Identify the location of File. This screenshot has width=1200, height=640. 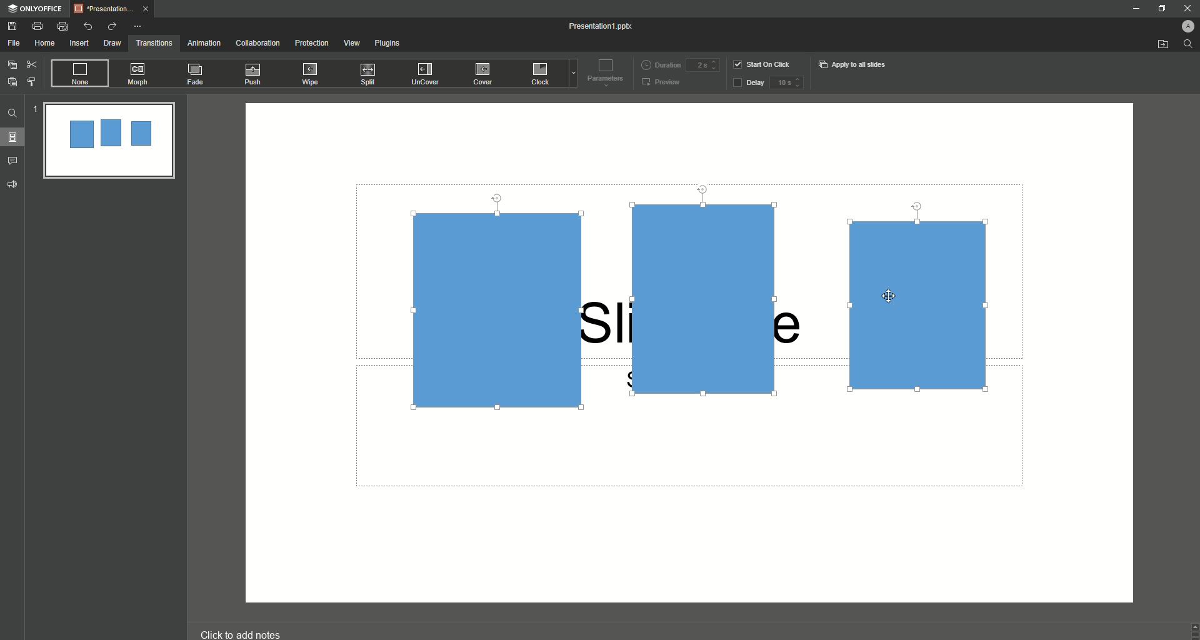
(14, 43).